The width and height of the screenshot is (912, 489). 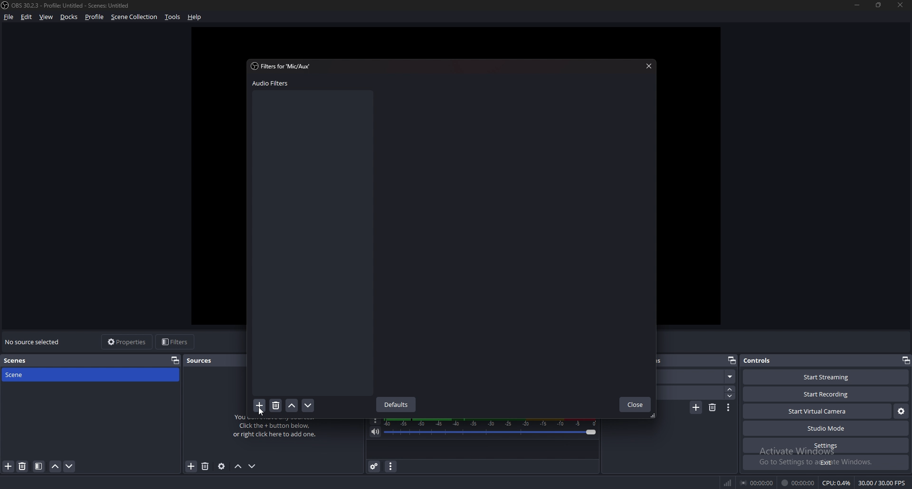 I want to click on studio mode, so click(x=826, y=428).